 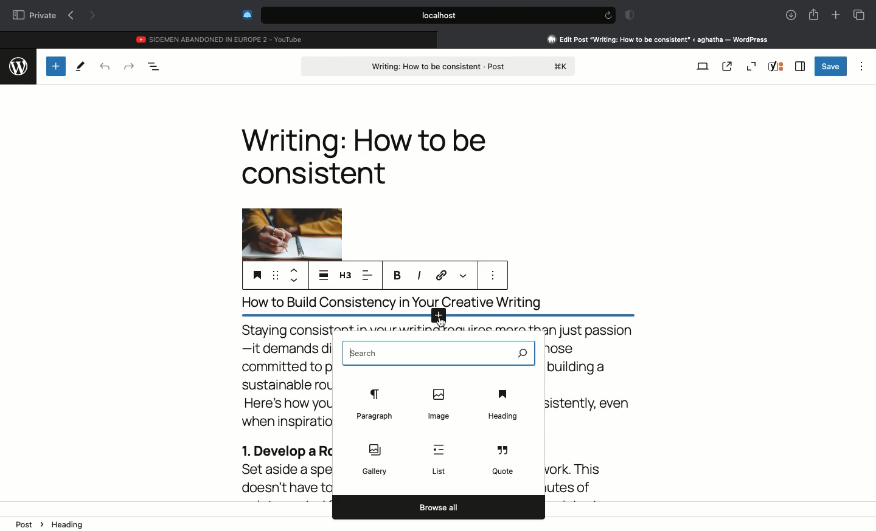 What do you see at coordinates (442, 276) in the screenshot?
I see `Link` at bounding box center [442, 276].